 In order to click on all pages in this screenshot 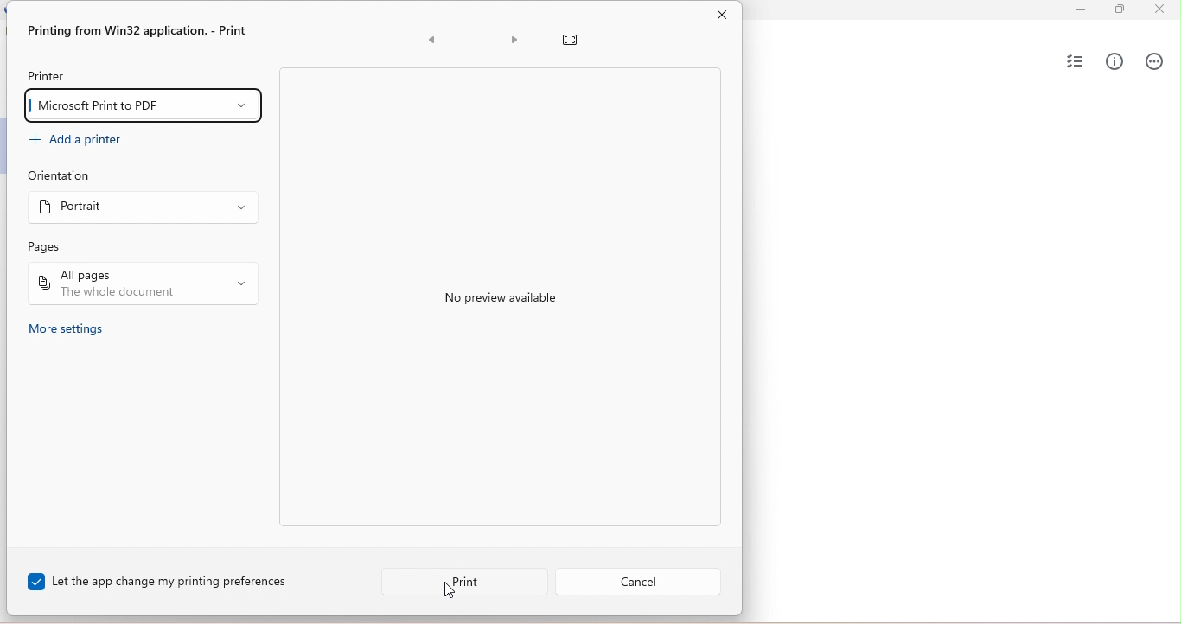, I will do `click(147, 284)`.